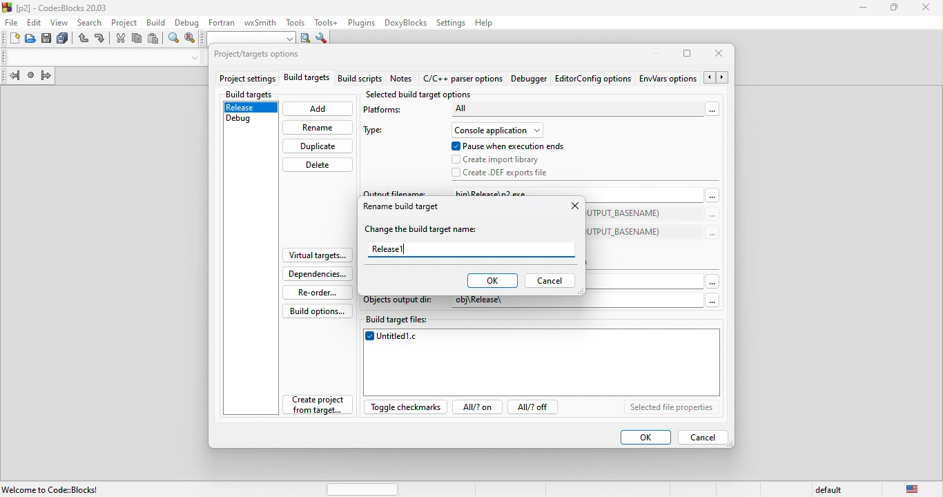  What do you see at coordinates (471, 250) in the screenshot?
I see `release1` at bounding box center [471, 250].